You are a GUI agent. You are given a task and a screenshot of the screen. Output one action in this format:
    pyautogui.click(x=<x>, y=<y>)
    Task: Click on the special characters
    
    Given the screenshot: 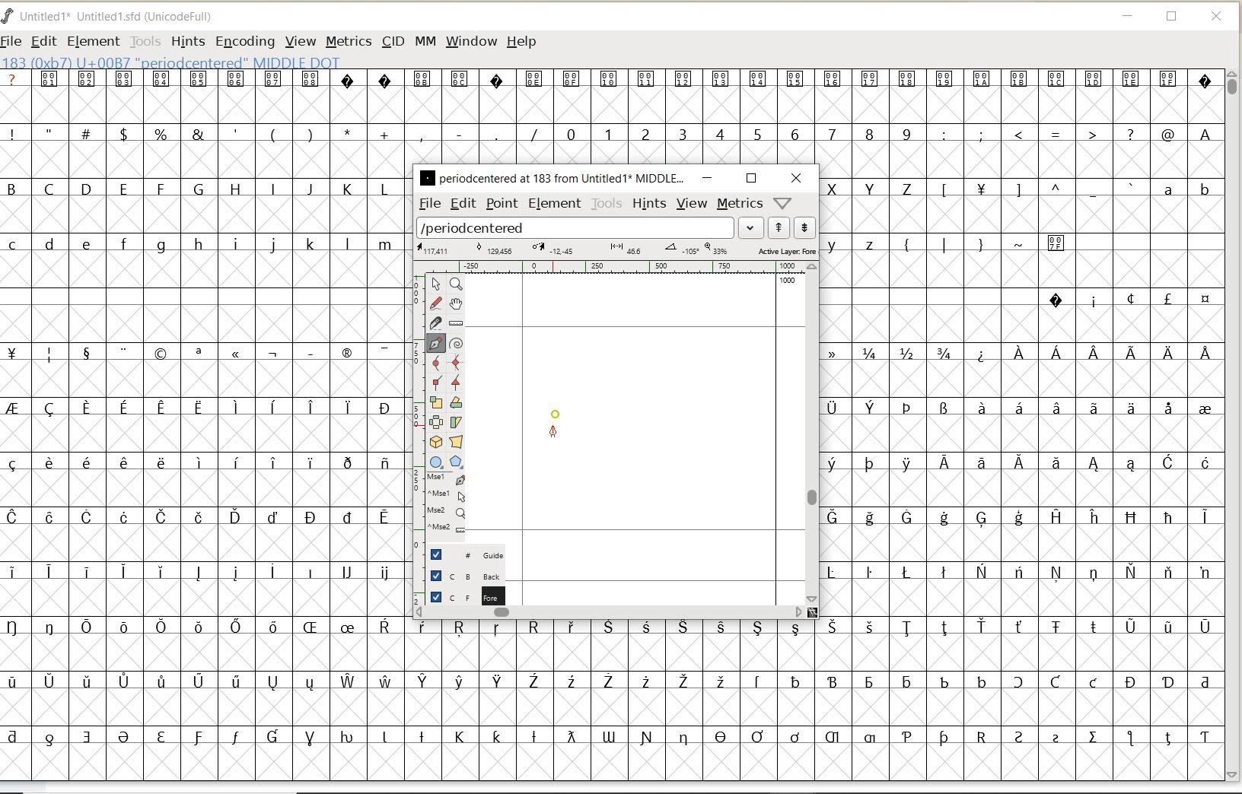 What is the action you would take?
    pyautogui.click(x=1080, y=135)
    